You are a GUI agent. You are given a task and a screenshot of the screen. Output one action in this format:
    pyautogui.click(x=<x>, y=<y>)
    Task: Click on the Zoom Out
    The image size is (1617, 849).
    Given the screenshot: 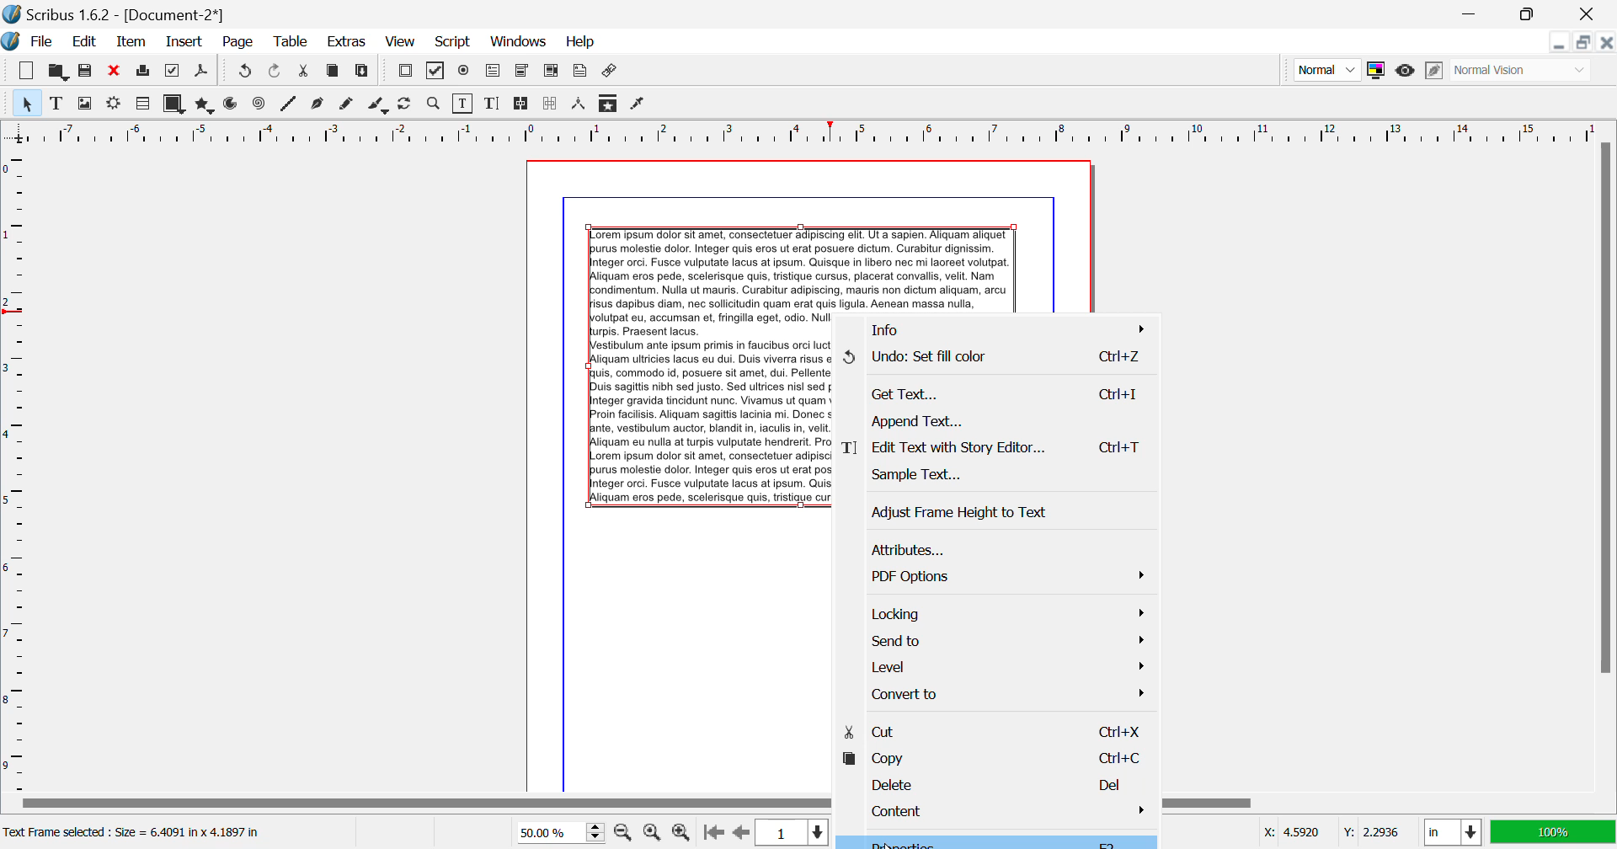 What is the action you would take?
    pyautogui.click(x=625, y=831)
    